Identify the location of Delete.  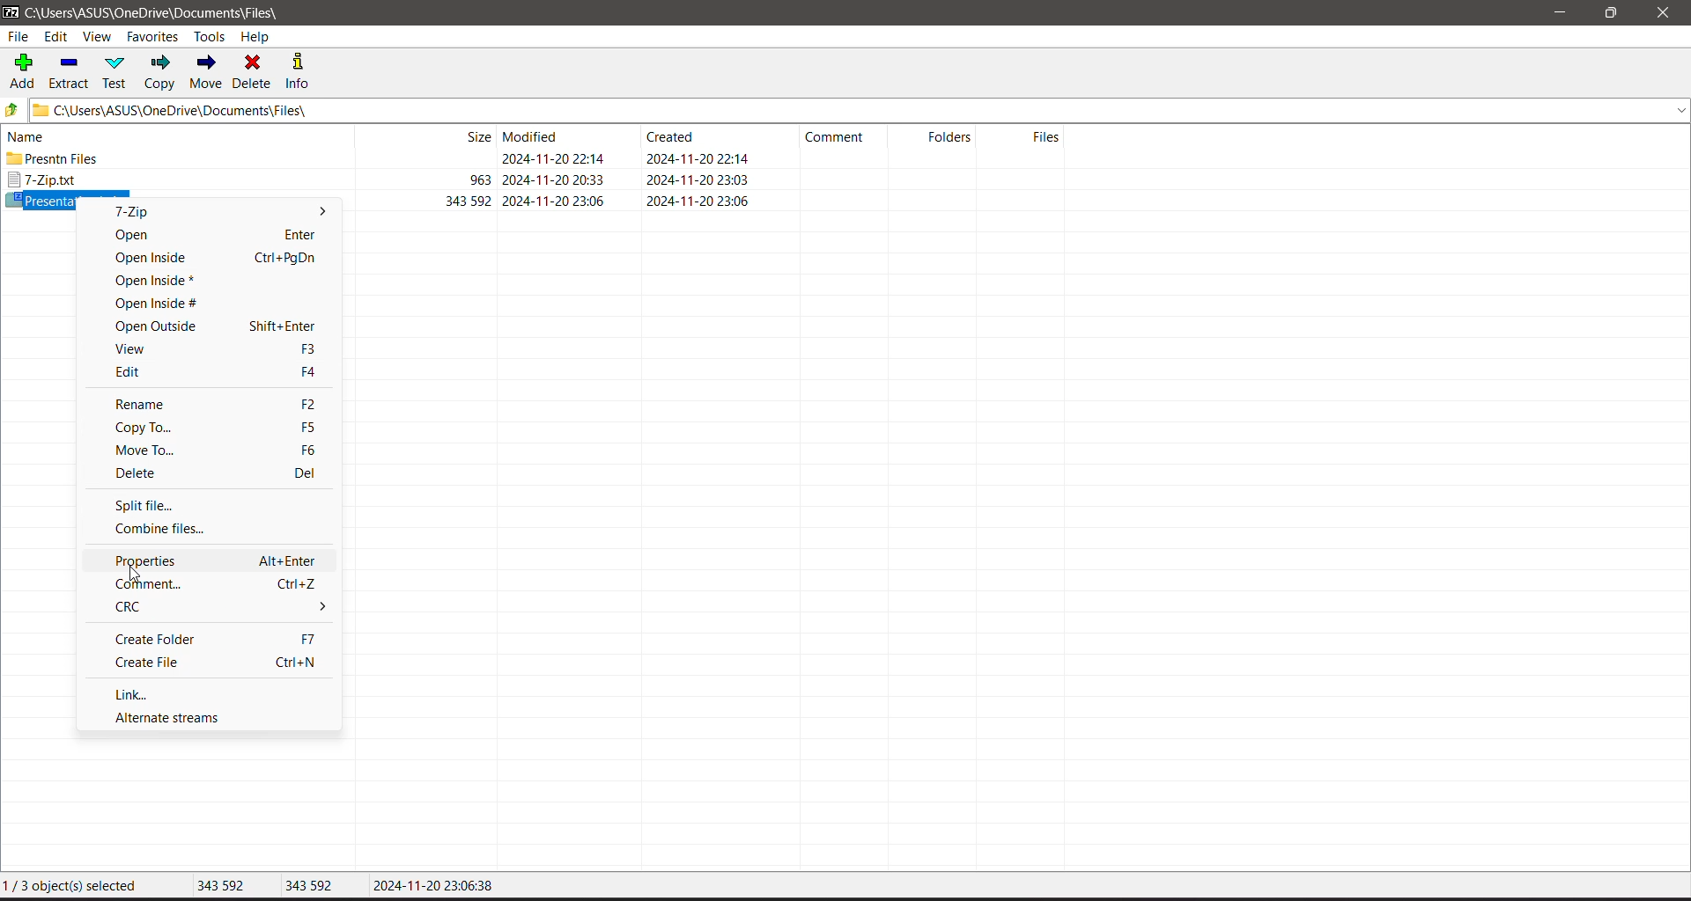
(214, 475).